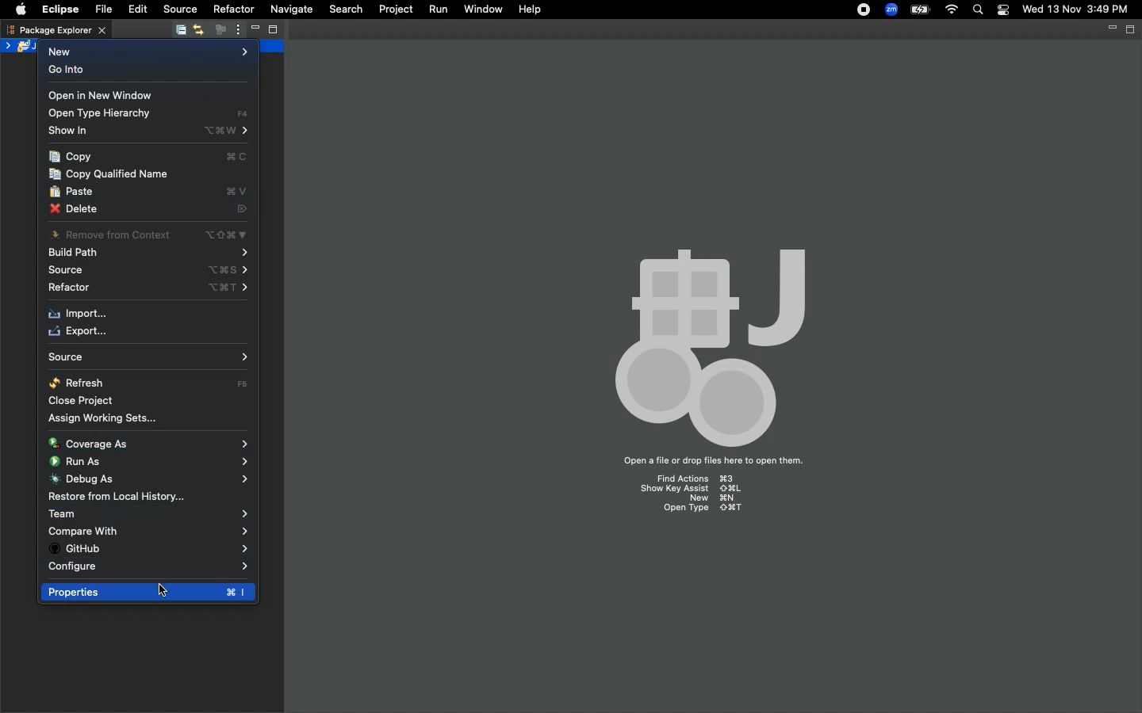  What do you see at coordinates (145, 51) in the screenshot?
I see `New` at bounding box center [145, 51].